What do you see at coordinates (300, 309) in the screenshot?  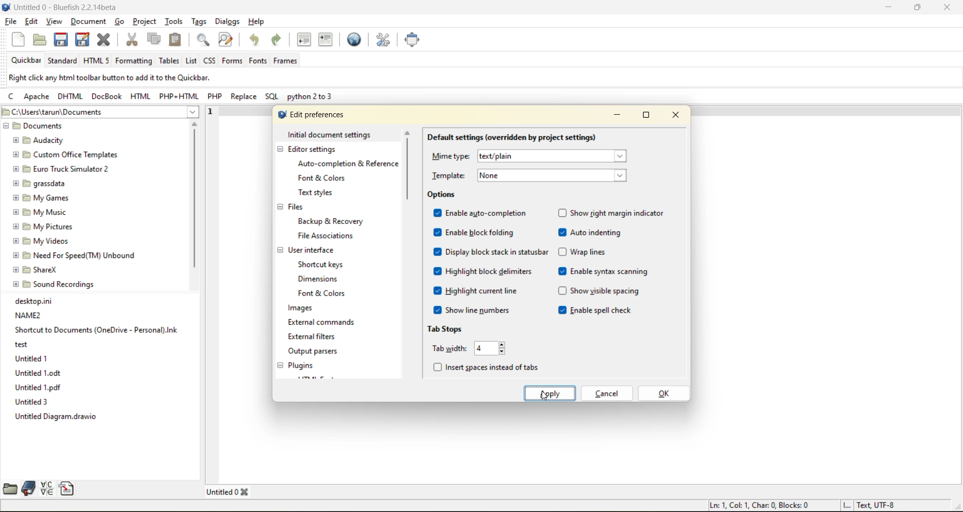 I see `images` at bounding box center [300, 309].